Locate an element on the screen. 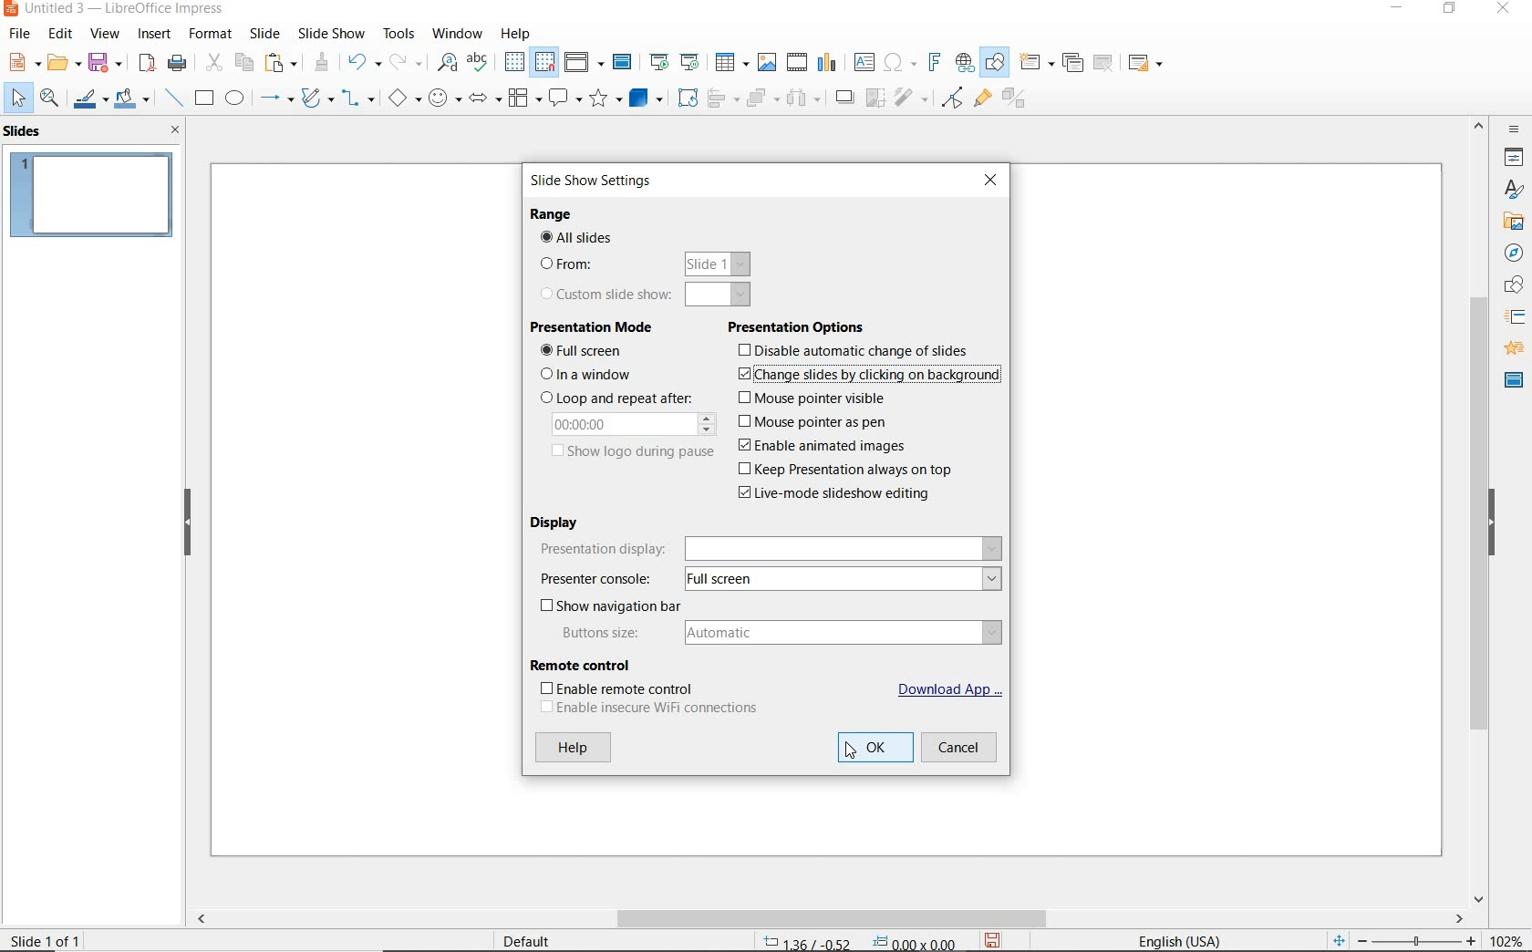  INSERT VIDEO is located at coordinates (797, 63).